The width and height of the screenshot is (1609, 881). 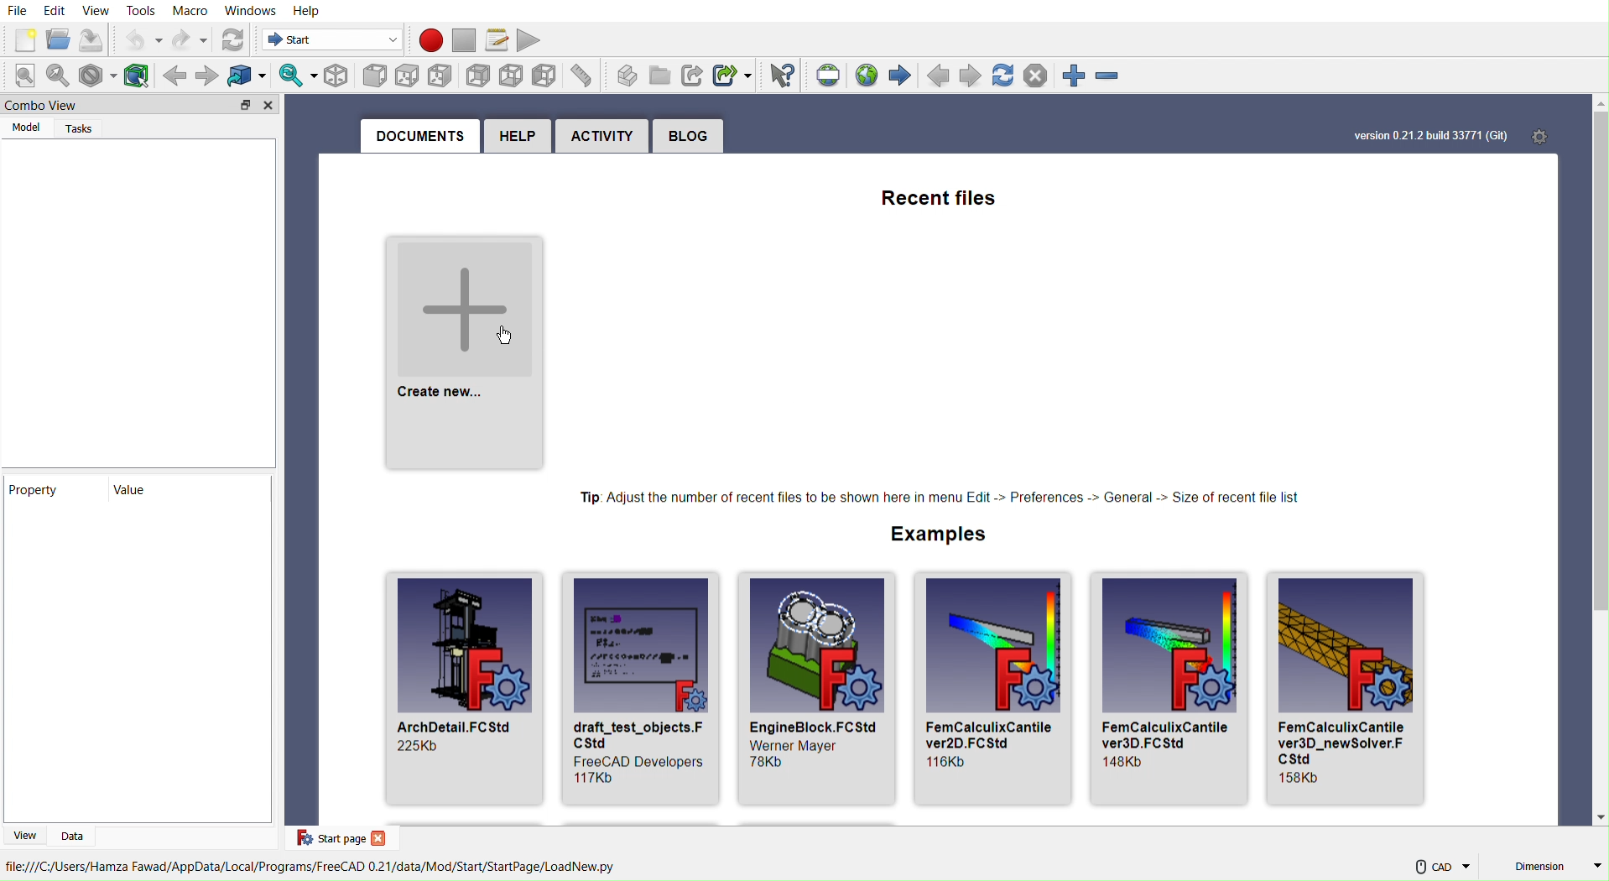 I want to click on Next page, so click(x=973, y=77).